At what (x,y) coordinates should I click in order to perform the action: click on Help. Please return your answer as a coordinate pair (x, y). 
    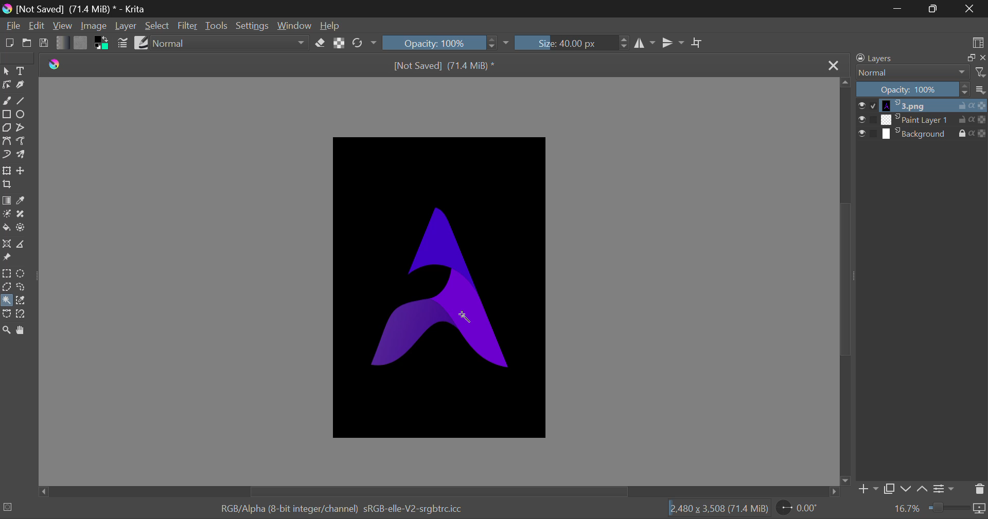
    Looking at the image, I should click on (329, 25).